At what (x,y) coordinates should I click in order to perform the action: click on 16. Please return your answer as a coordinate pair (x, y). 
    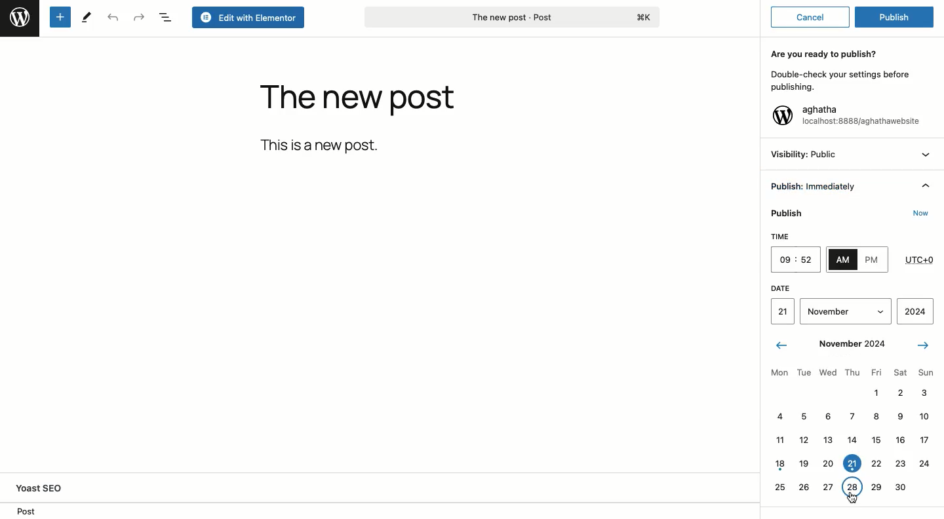
    Looking at the image, I should click on (900, 440).